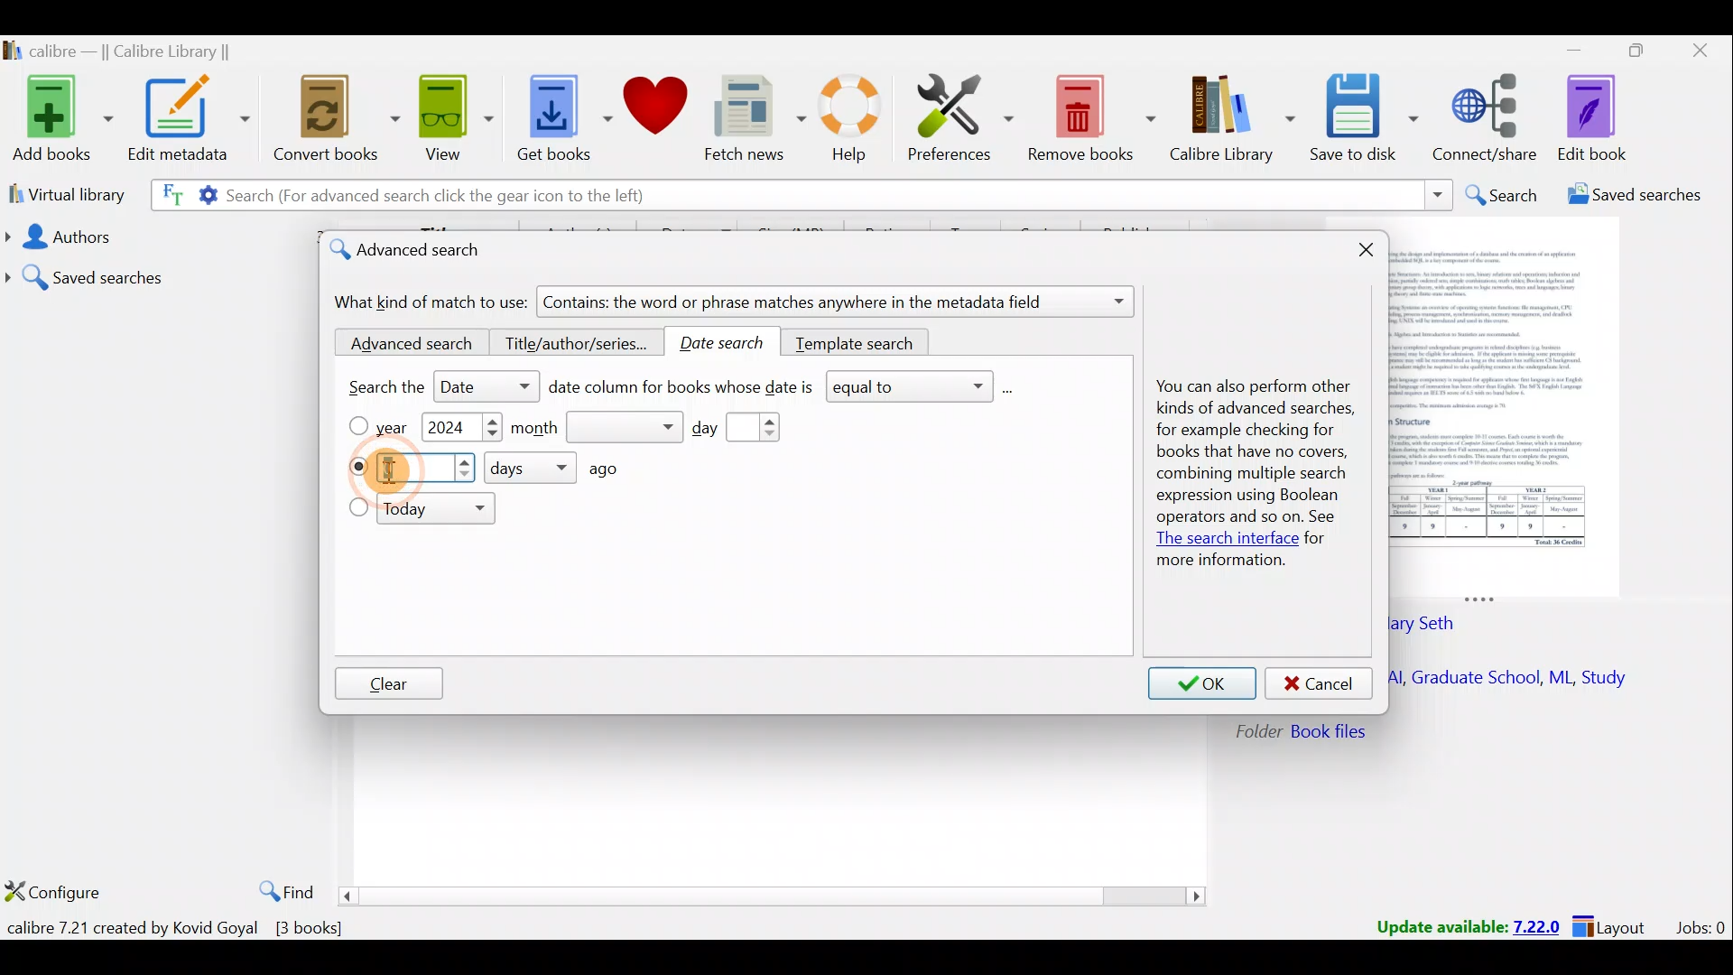 The height and width of the screenshot is (975, 1733). I want to click on more information., so click(1220, 562).